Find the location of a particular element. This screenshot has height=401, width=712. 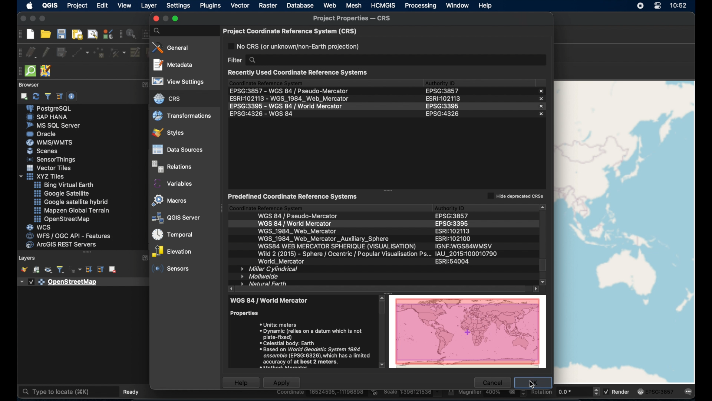

open project is located at coordinates (45, 35).